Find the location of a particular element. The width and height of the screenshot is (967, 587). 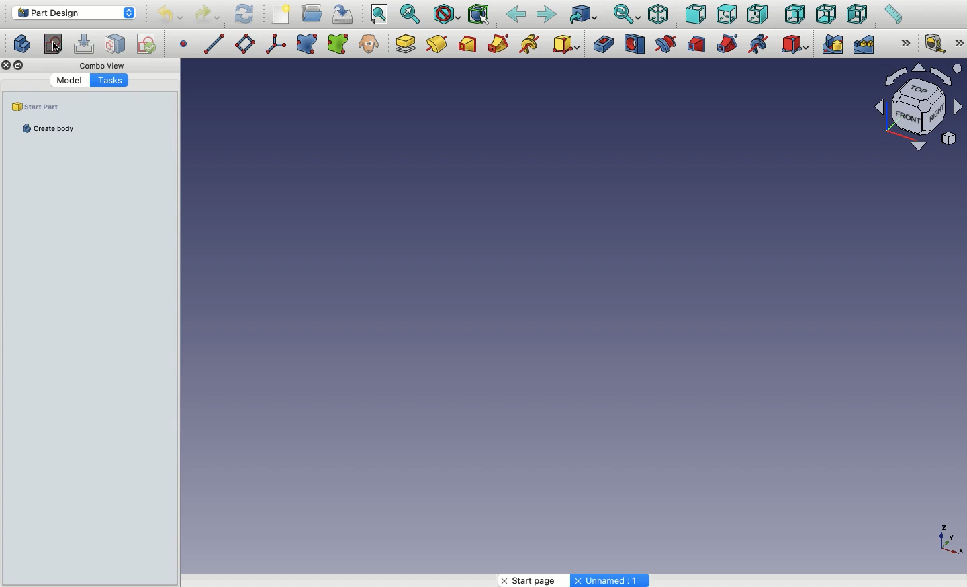

Shape binder is located at coordinates (307, 44).